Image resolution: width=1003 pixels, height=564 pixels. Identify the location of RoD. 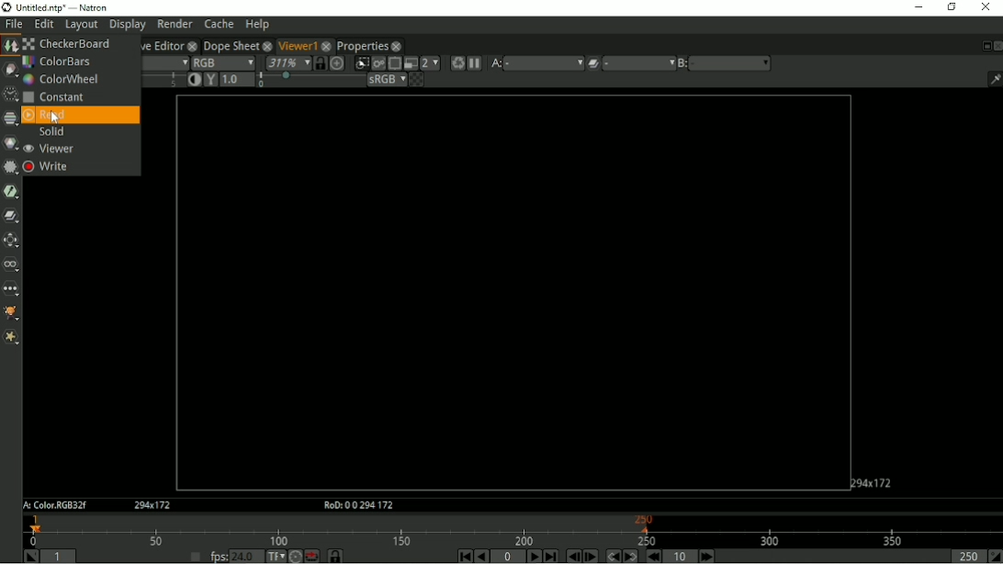
(355, 505).